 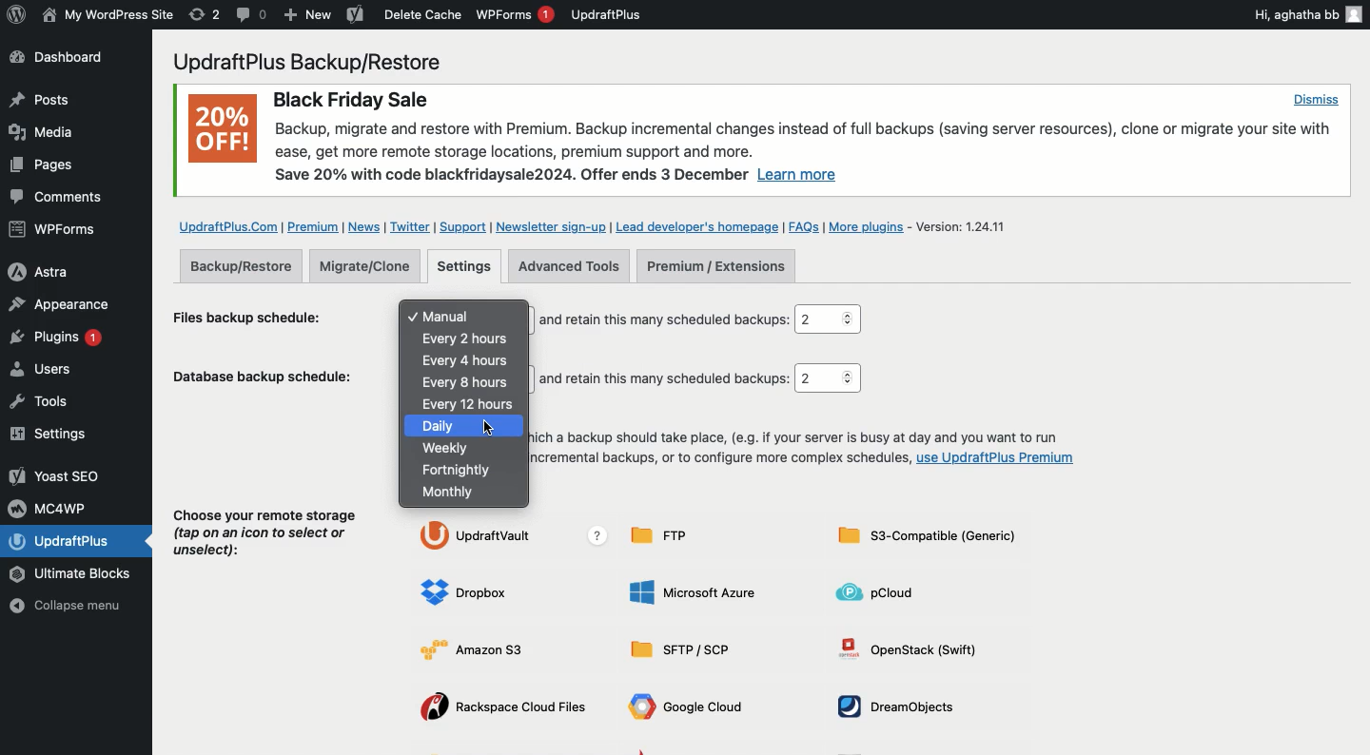 What do you see at coordinates (667, 535) in the screenshot?
I see `FTP` at bounding box center [667, 535].